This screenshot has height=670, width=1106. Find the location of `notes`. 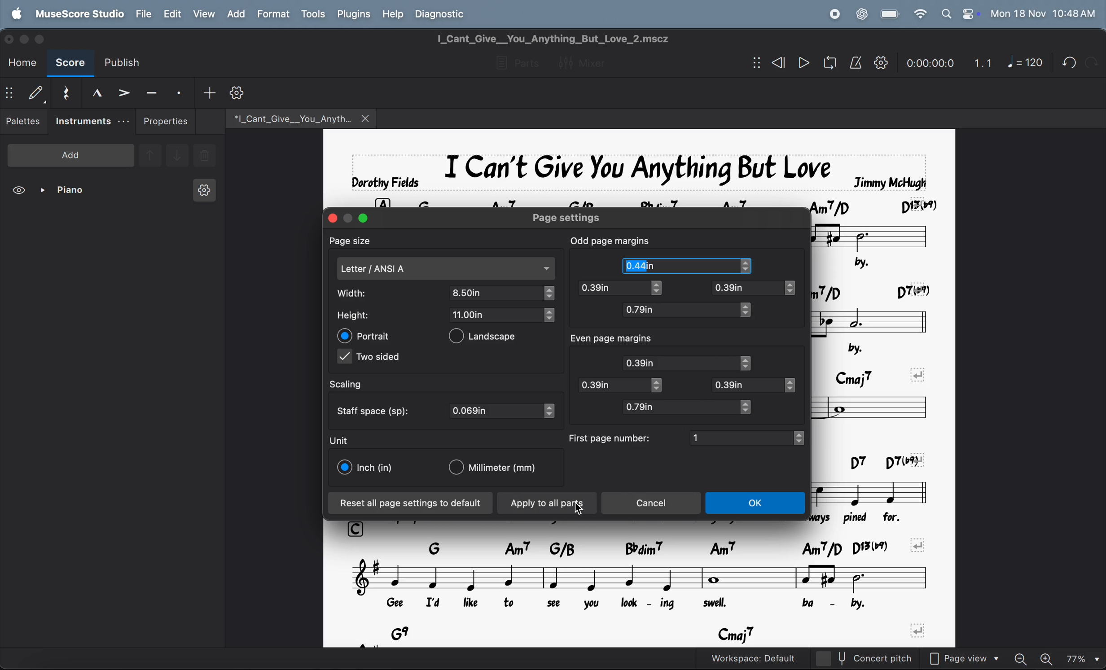

notes is located at coordinates (642, 577).